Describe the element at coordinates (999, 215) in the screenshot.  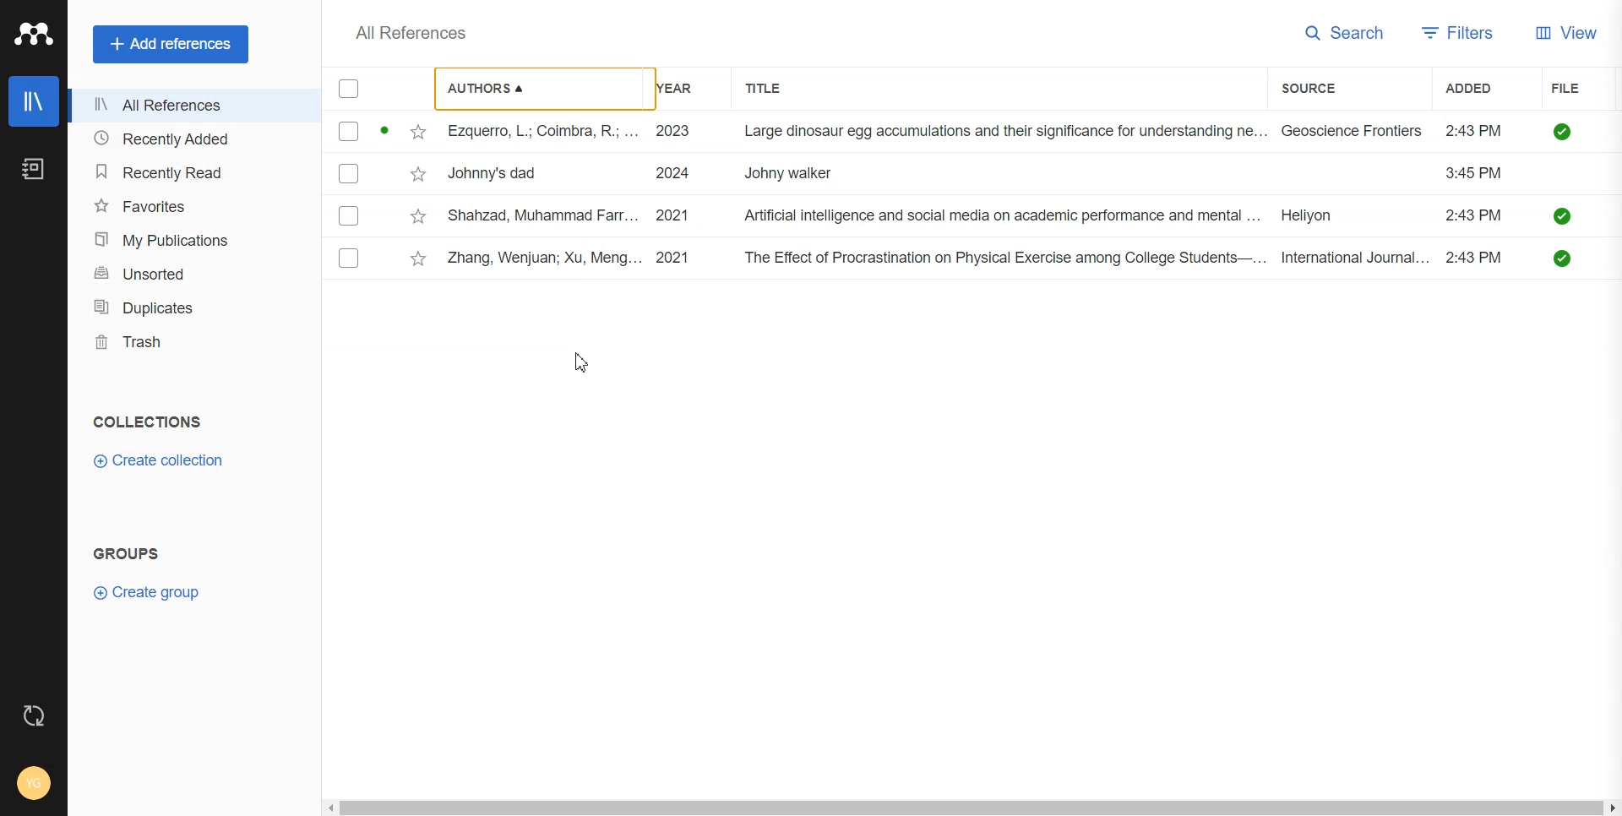
I see `Artificial intelligence and social media on academic performance and mental` at that location.